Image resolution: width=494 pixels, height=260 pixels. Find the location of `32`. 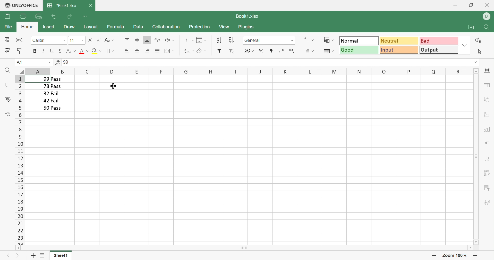

32 is located at coordinates (45, 93).